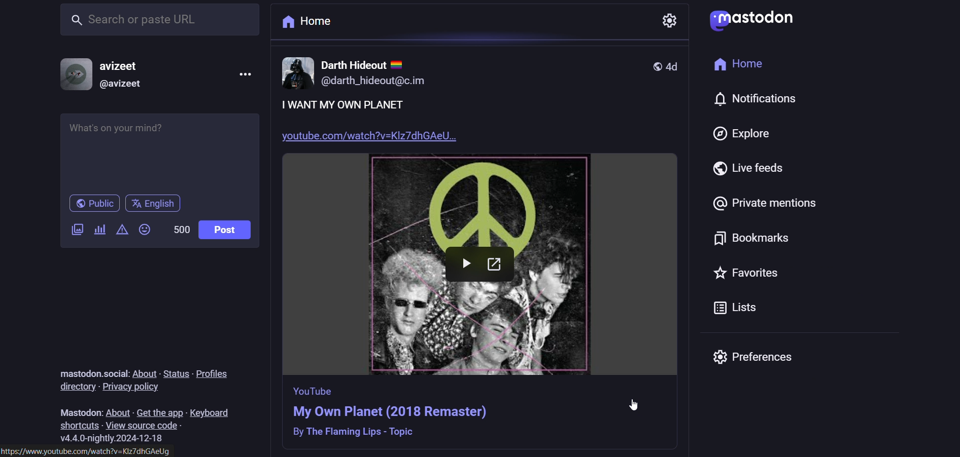 This screenshot has height=457, width=960. What do you see at coordinates (483, 263) in the screenshot?
I see `image` at bounding box center [483, 263].